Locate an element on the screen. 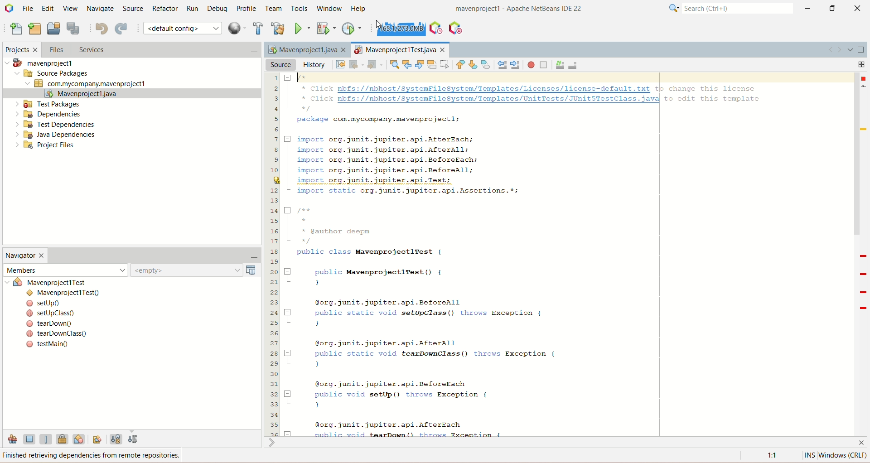 The image size is (870, 463). shift line right is located at coordinates (516, 65).